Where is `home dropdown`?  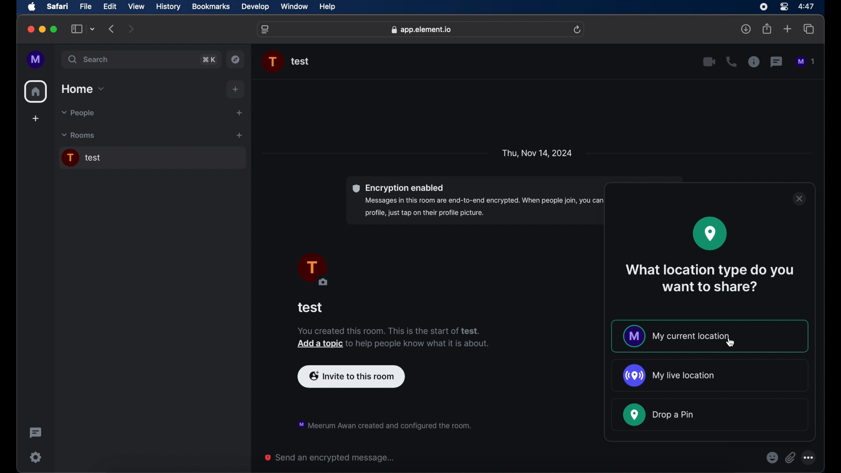
home dropdown is located at coordinates (84, 89).